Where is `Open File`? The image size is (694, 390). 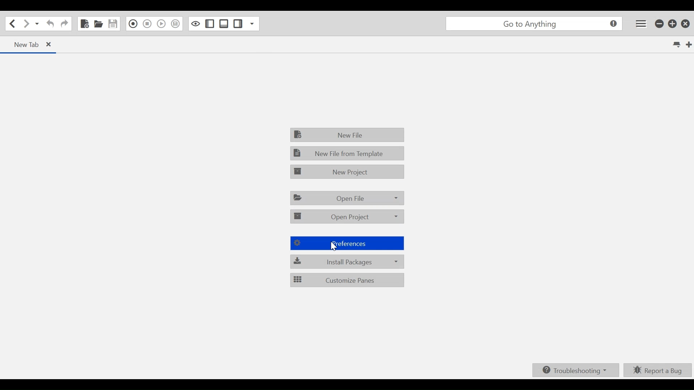
Open File is located at coordinates (347, 198).